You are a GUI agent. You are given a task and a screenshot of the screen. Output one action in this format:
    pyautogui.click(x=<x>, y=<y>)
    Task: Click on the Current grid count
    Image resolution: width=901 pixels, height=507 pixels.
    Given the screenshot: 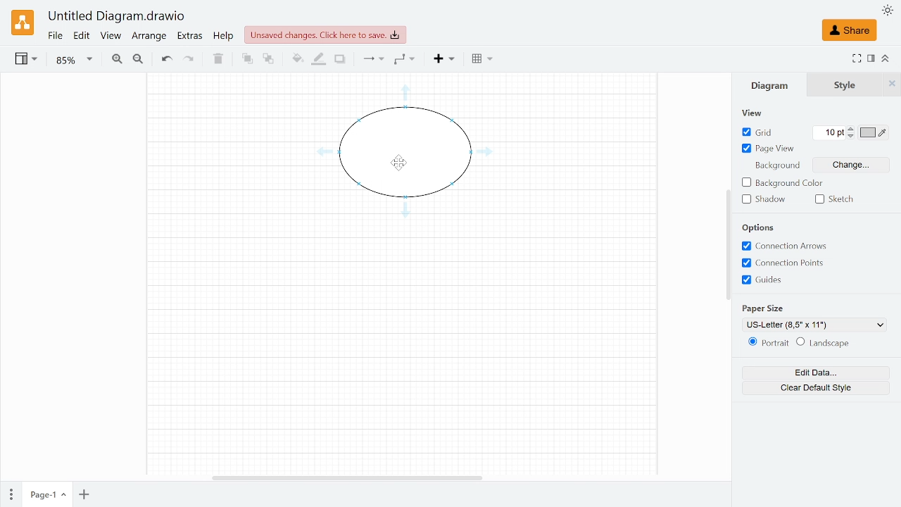 What is the action you would take?
    pyautogui.click(x=829, y=133)
    